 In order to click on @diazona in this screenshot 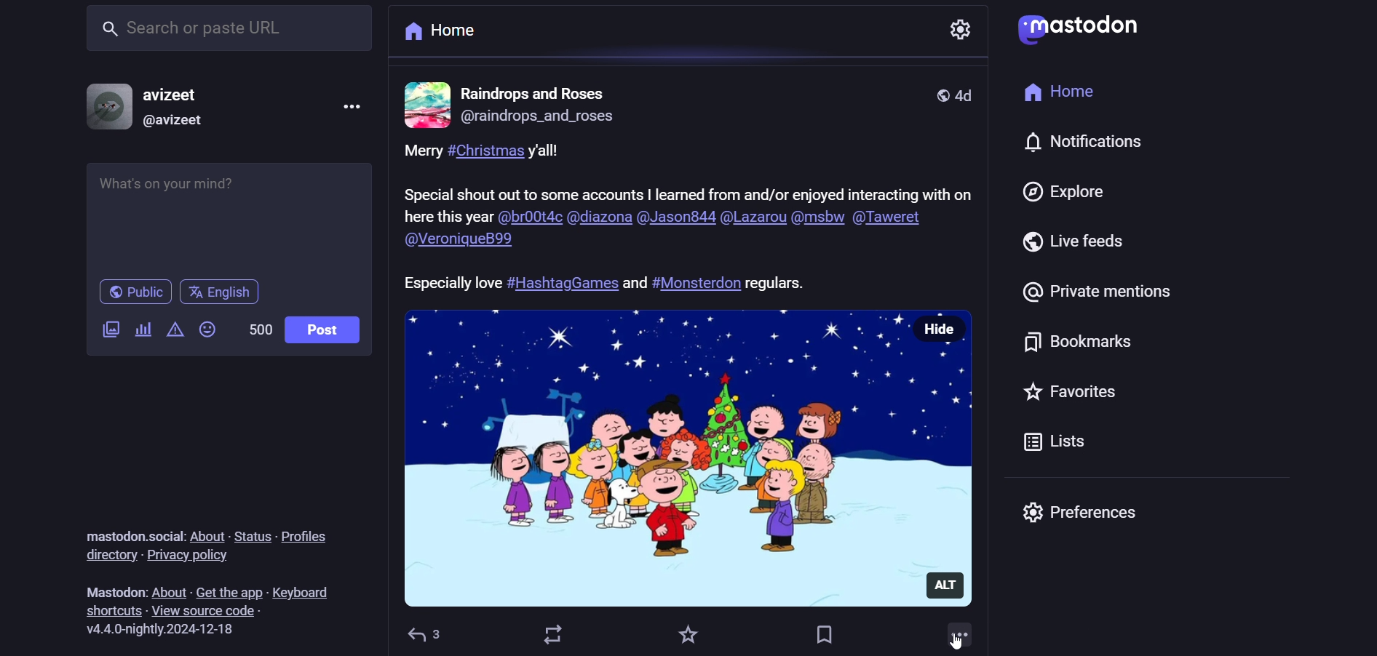, I will do `click(598, 220)`.